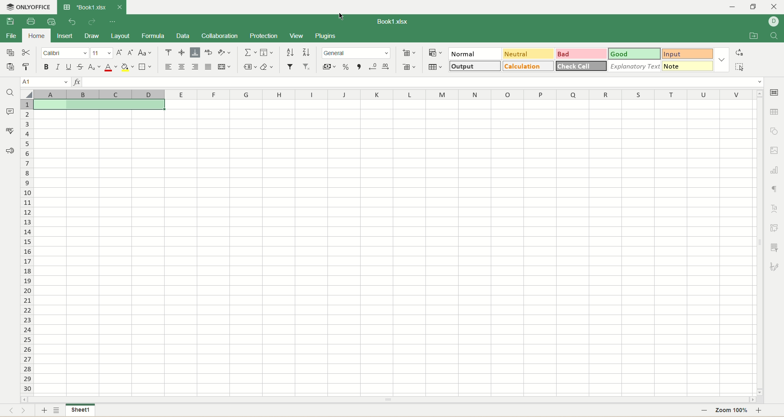 The image size is (784, 417). Describe the element at coordinates (356, 53) in the screenshot. I see `number format` at that location.